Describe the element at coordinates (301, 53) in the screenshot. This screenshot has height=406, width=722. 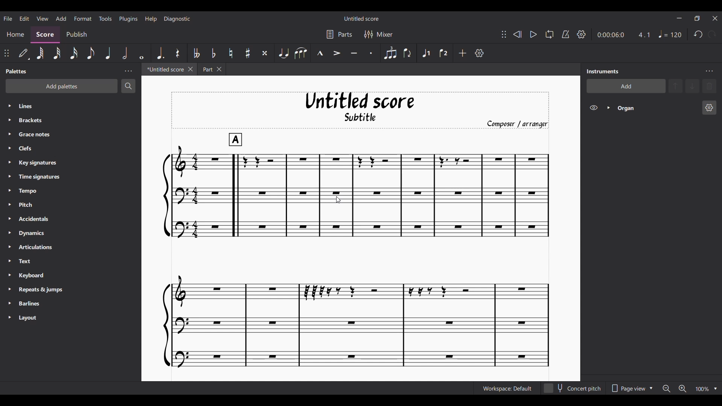
I see `Slur` at that location.